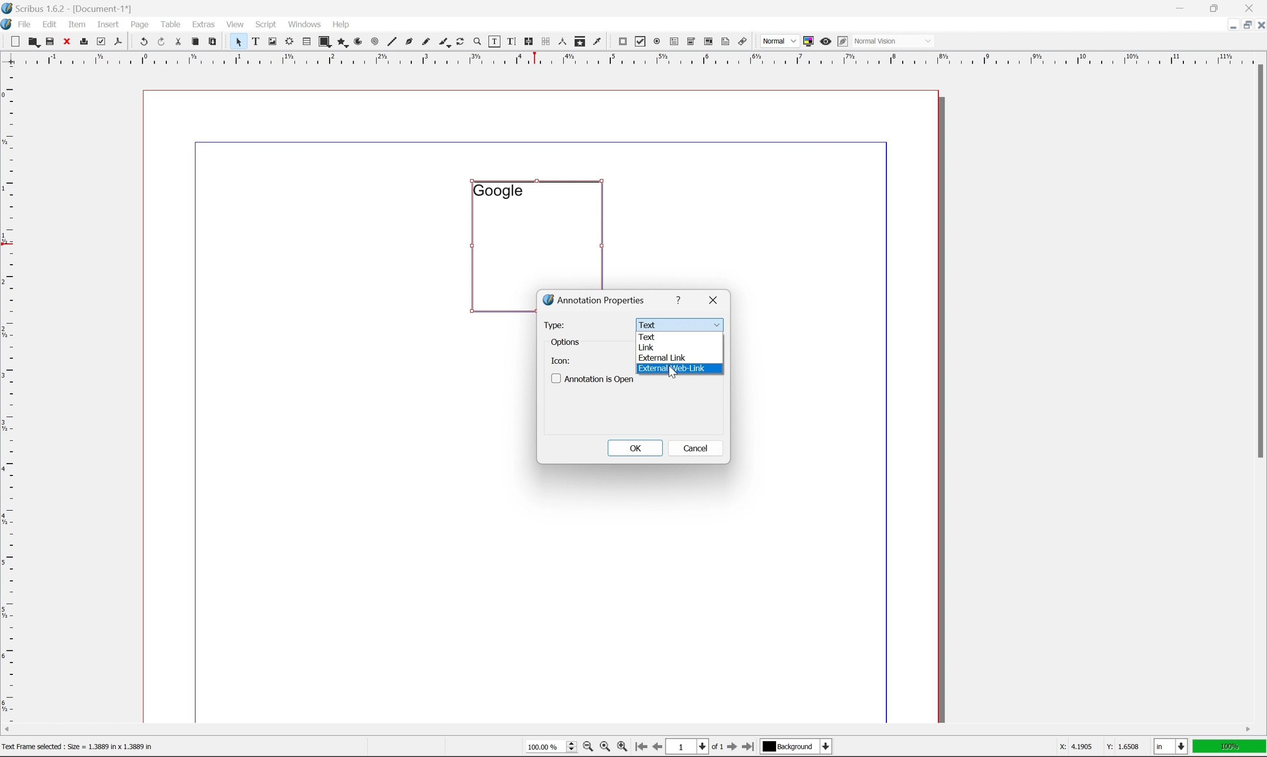 This screenshot has width=1267, height=757. What do you see at coordinates (562, 41) in the screenshot?
I see `measurements` at bounding box center [562, 41].